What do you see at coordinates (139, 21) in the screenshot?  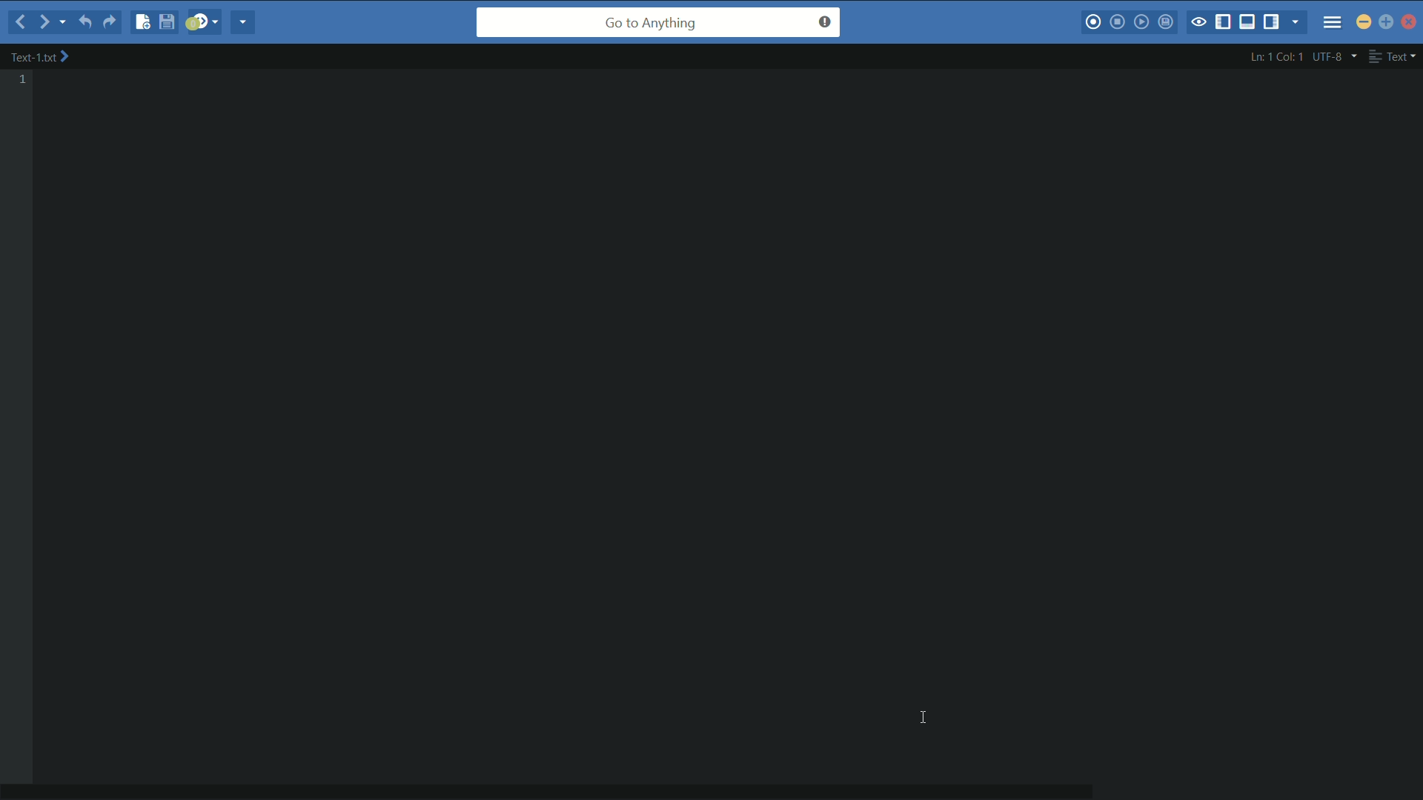 I see `new file` at bounding box center [139, 21].